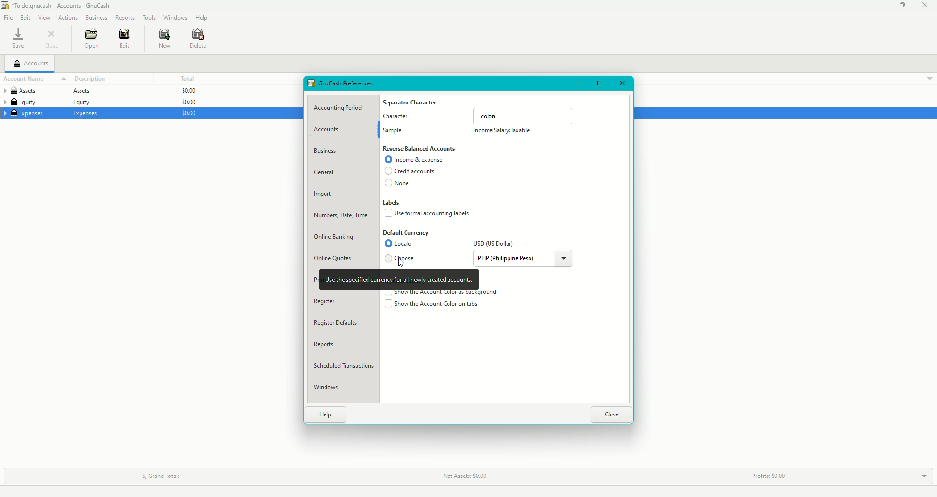 Image resolution: width=937 pixels, height=497 pixels. Describe the element at coordinates (433, 305) in the screenshot. I see `Show account colors on tabs` at that location.